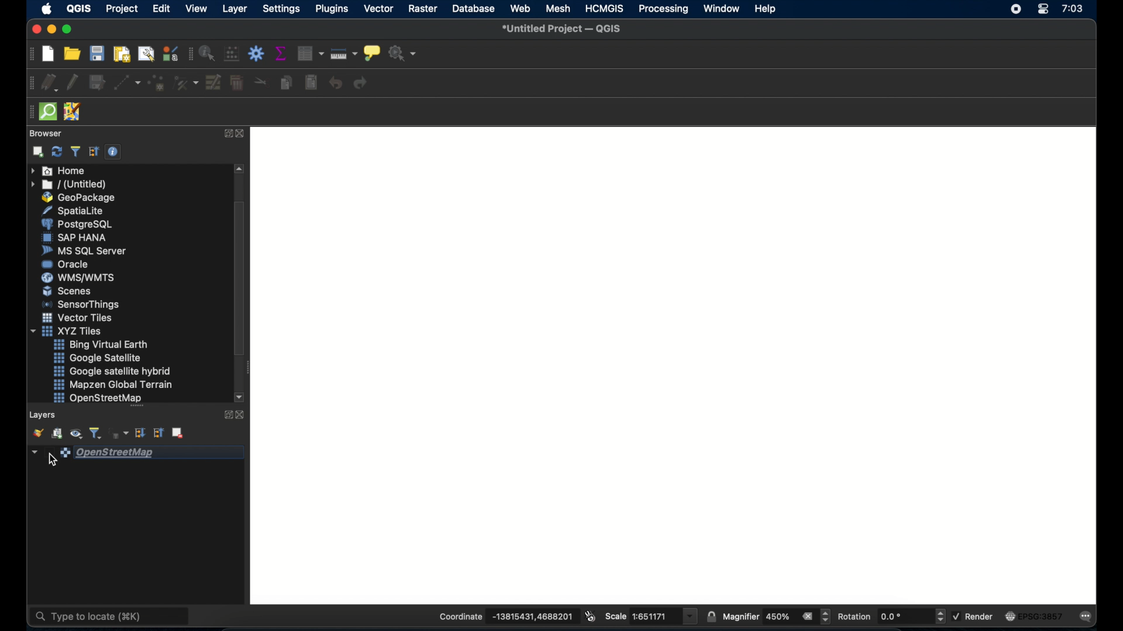 This screenshot has width=1123, height=631. What do you see at coordinates (335, 84) in the screenshot?
I see `undo` at bounding box center [335, 84].